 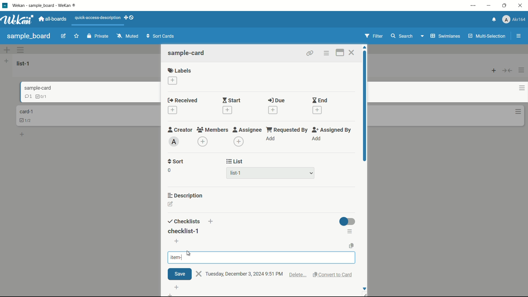 What do you see at coordinates (298, 276) in the screenshot?
I see `delete` at bounding box center [298, 276].